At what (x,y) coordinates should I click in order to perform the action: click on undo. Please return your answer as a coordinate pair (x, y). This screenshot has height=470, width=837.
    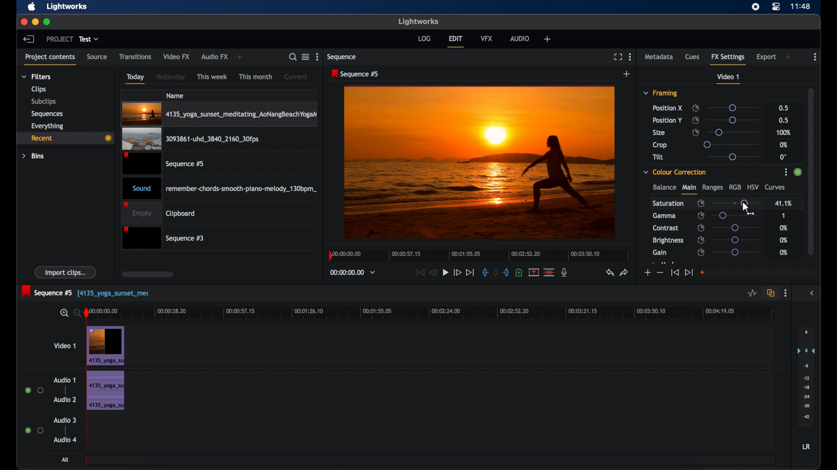
    Looking at the image, I should click on (610, 273).